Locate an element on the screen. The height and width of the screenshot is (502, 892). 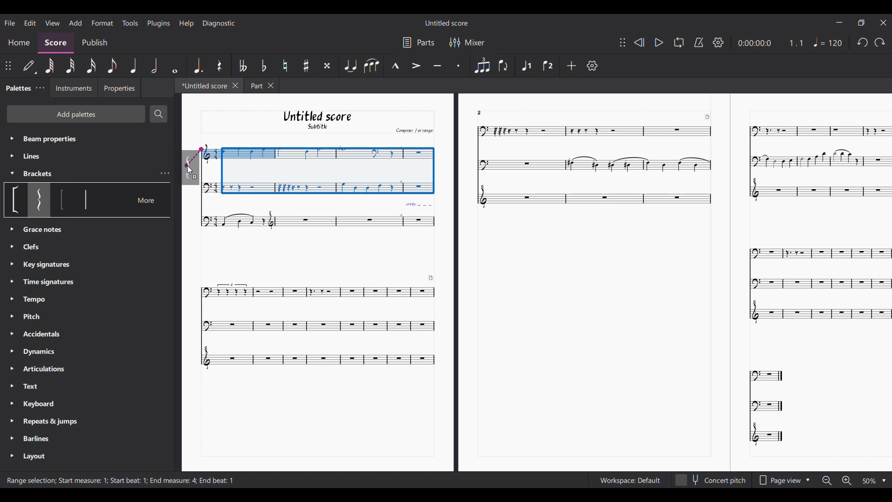
Filter is located at coordinates (453, 42).